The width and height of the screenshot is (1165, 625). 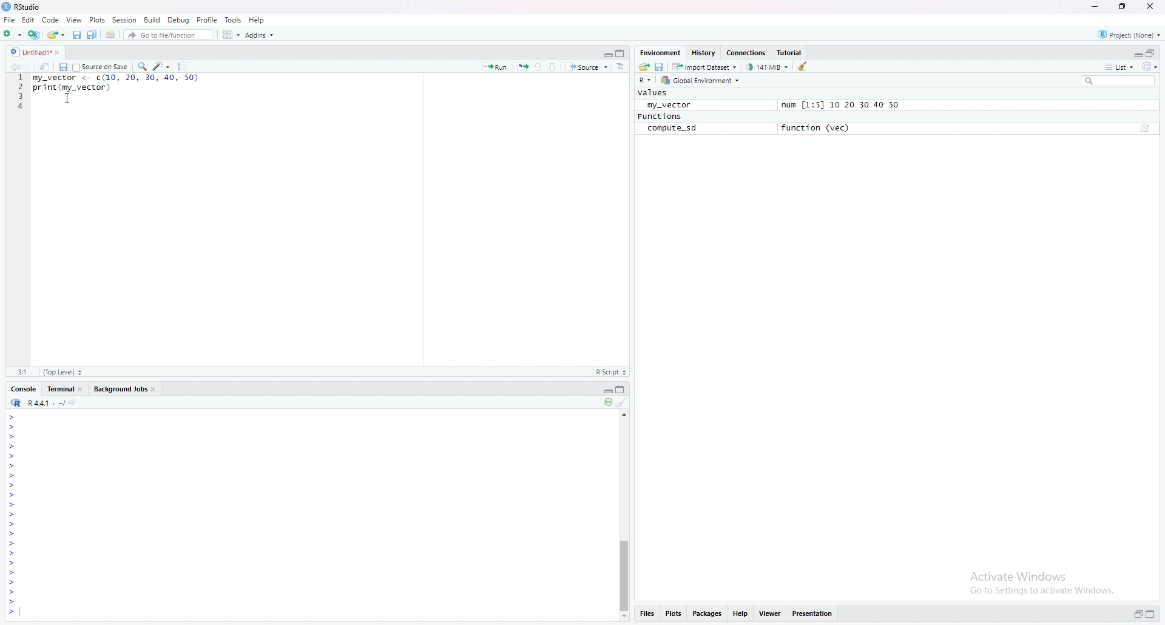 What do you see at coordinates (46, 402) in the screenshot?
I see `R4.4.1. ~/` at bounding box center [46, 402].